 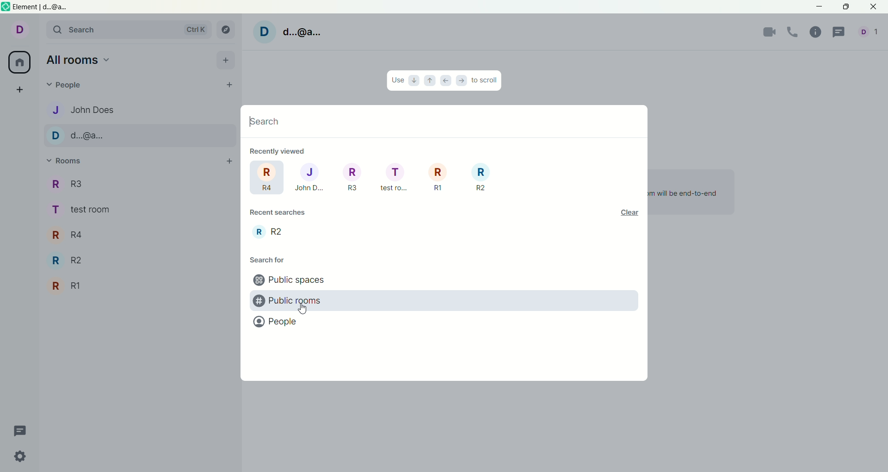 What do you see at coordinates (463, 81) in the screenshot?
I see `right arrow` at bounding box center [463, 81].